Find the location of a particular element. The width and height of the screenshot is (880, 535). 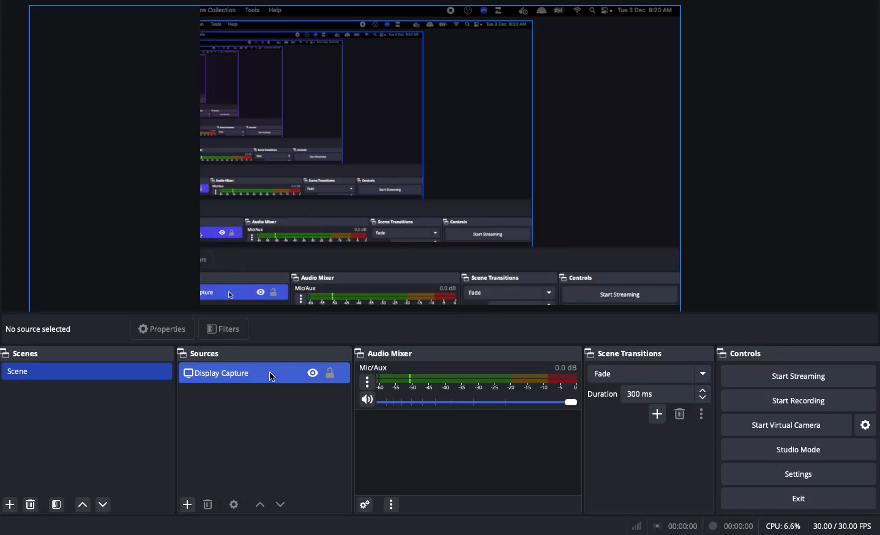

settings is located at coordinates (234, 504).